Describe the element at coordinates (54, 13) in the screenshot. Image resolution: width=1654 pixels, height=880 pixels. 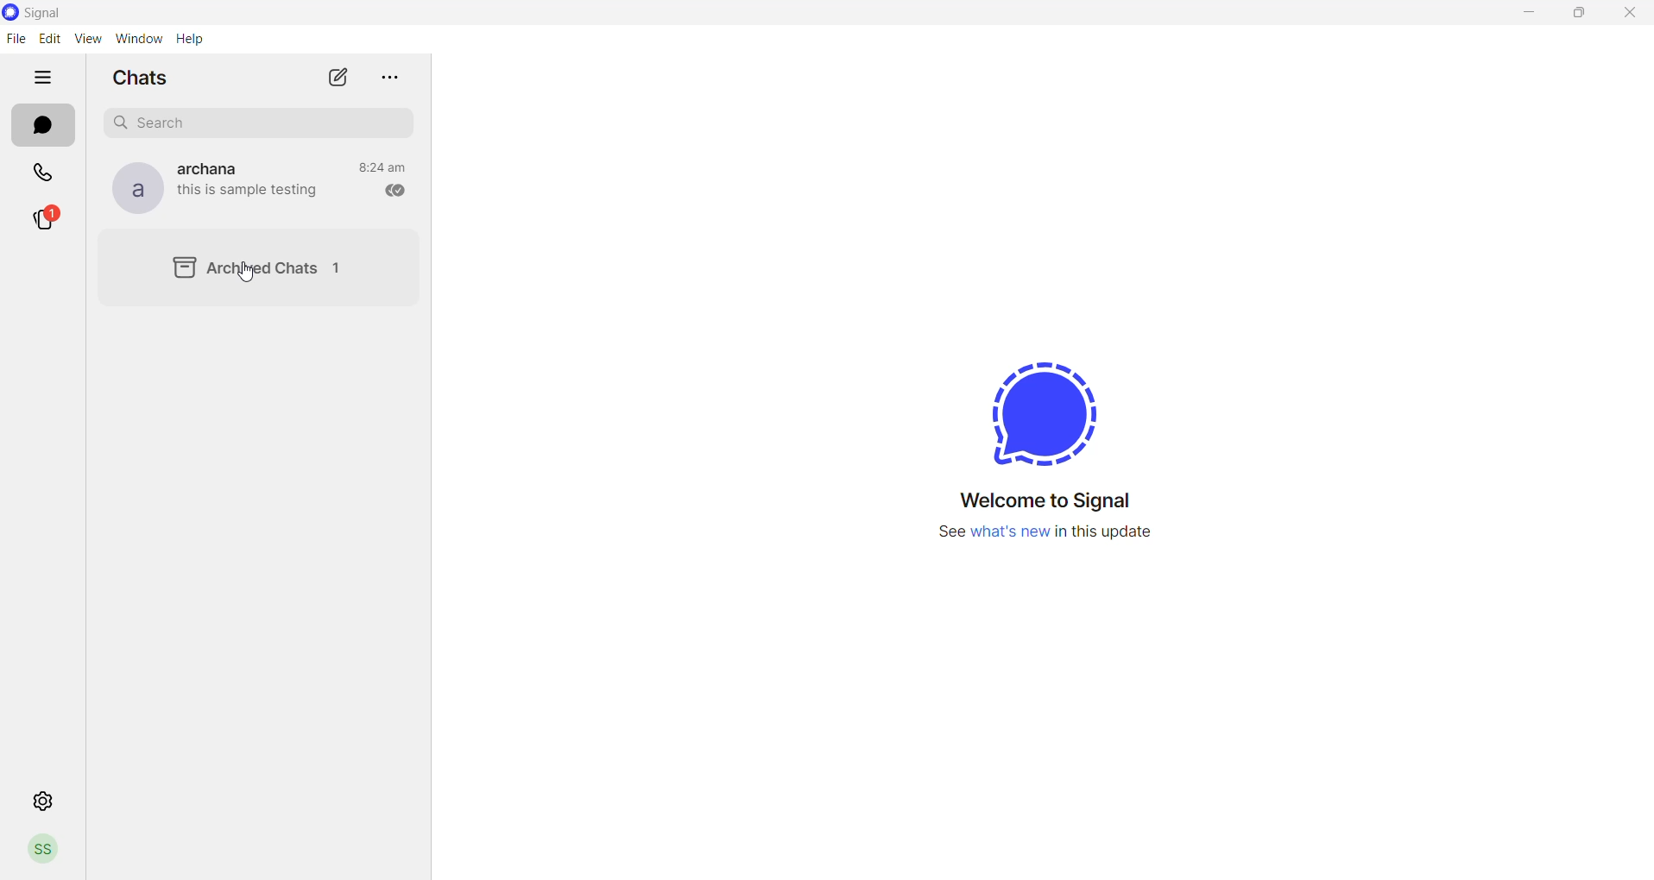
I see `application name and logo` at that location.